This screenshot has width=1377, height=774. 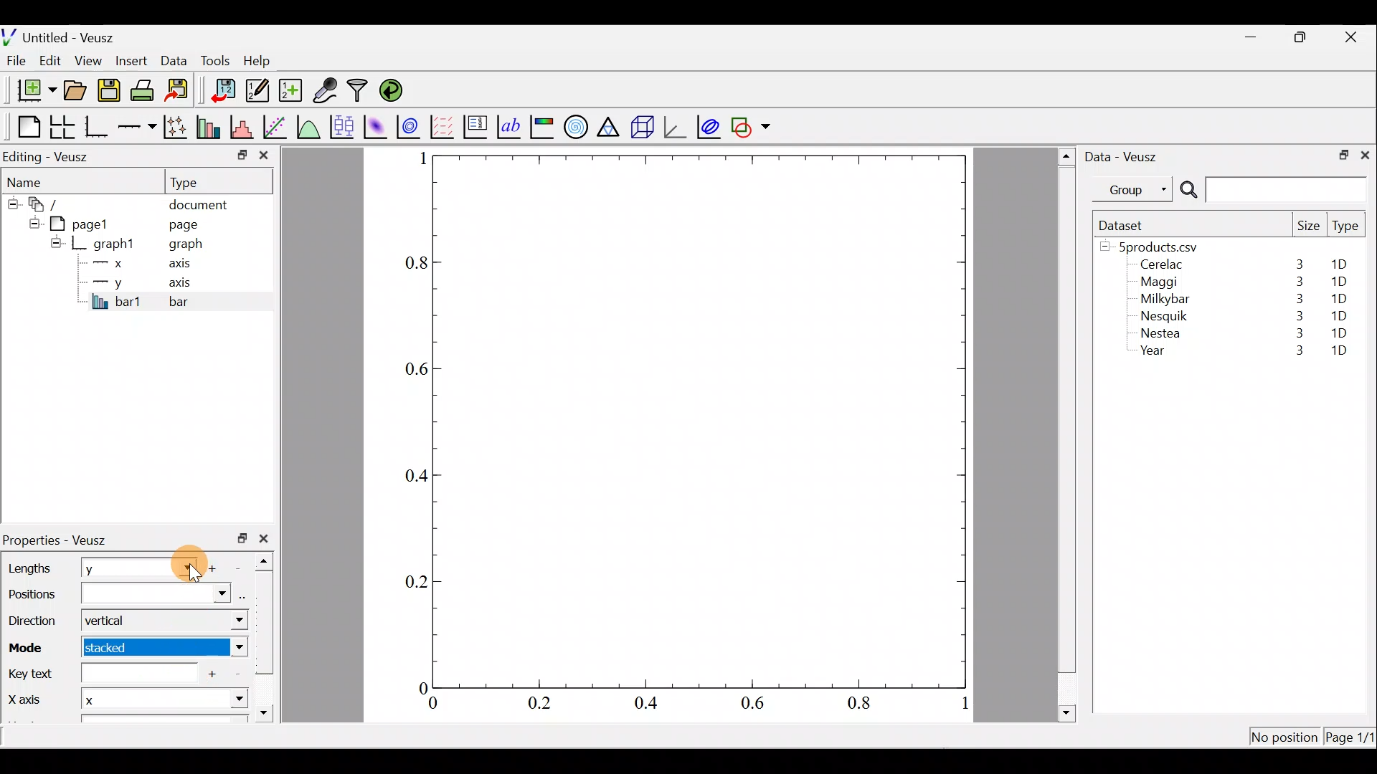 What do you see at coordinates (1160, 284) in the screenshot?
I see `Maggi` at bounding box center [1160, 284].